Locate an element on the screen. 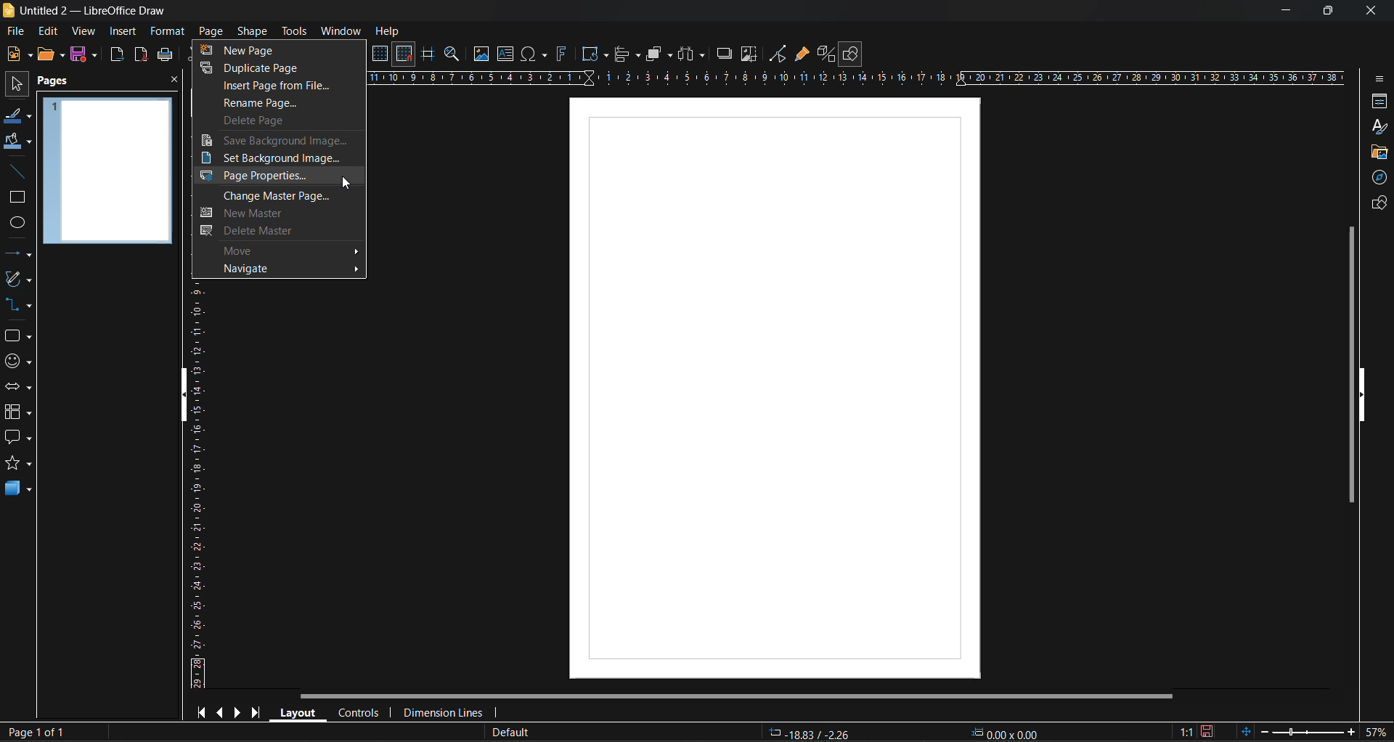 The height and width of the screenshot is (742, 1394). transformations is located at coordinates (595, 54).